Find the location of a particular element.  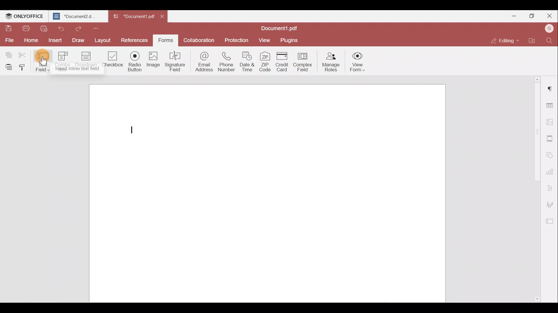

Image is located at coordinates (156, 61).